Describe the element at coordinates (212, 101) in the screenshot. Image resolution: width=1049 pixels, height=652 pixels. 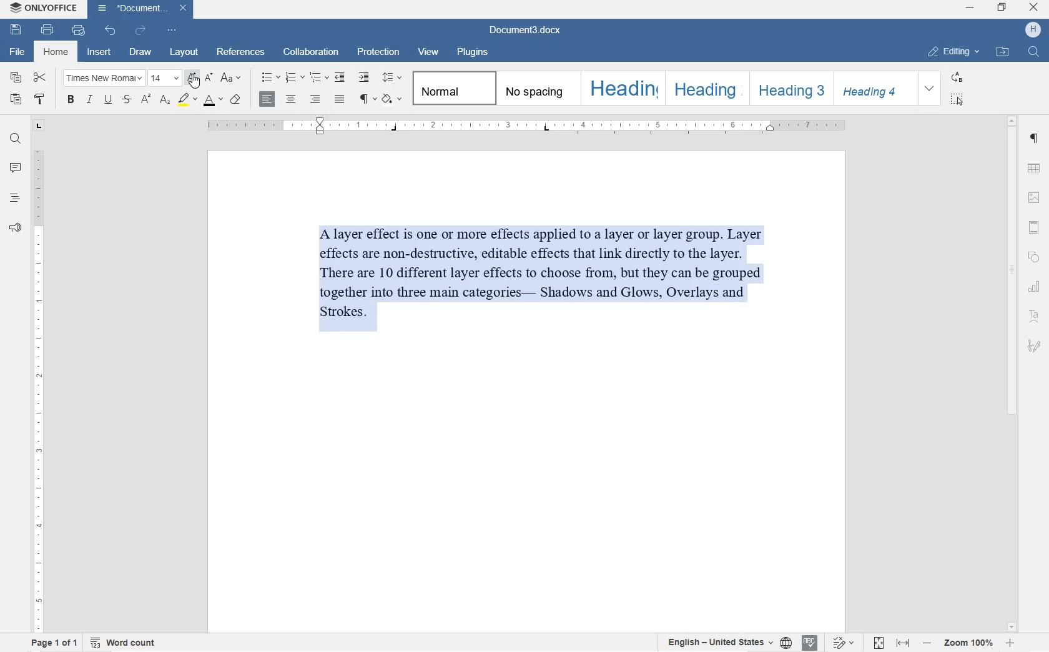
I see `FONT COLOR` at that location.